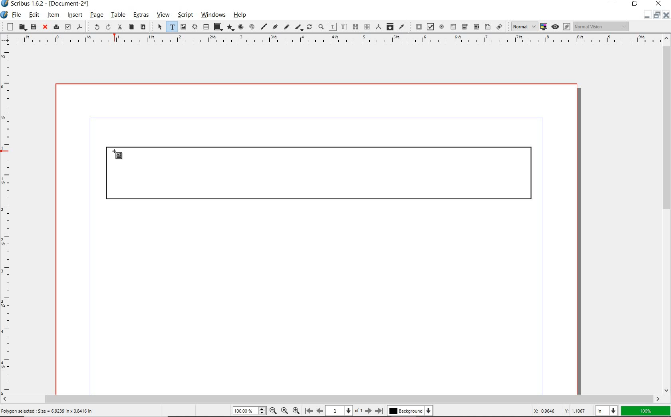  I want to click on file, so click(17, 15).